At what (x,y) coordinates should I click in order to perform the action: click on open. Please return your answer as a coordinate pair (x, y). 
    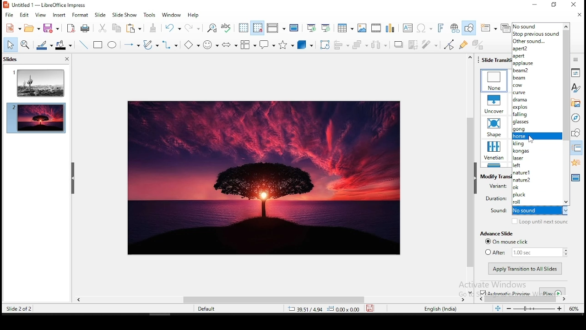
    Looking at the image, I should click on (32, 28).